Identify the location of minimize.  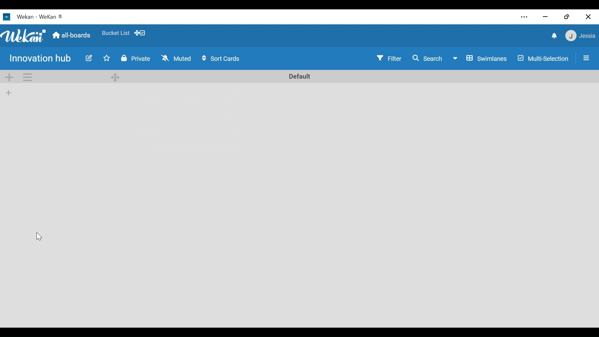
(546, 16).